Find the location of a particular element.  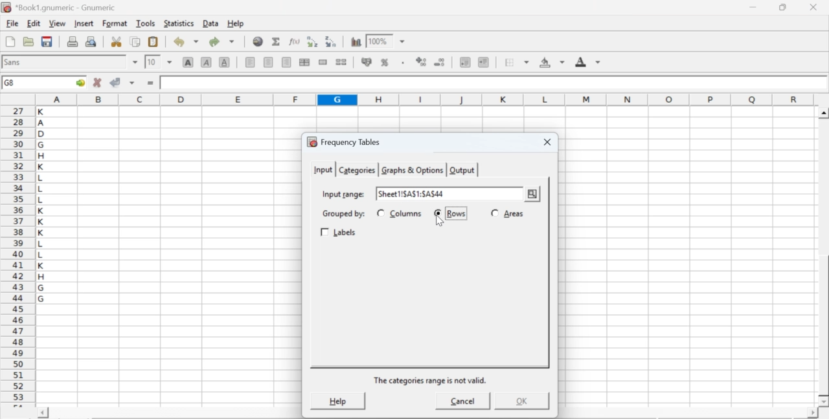

undo is located at coordinates (185, 42).